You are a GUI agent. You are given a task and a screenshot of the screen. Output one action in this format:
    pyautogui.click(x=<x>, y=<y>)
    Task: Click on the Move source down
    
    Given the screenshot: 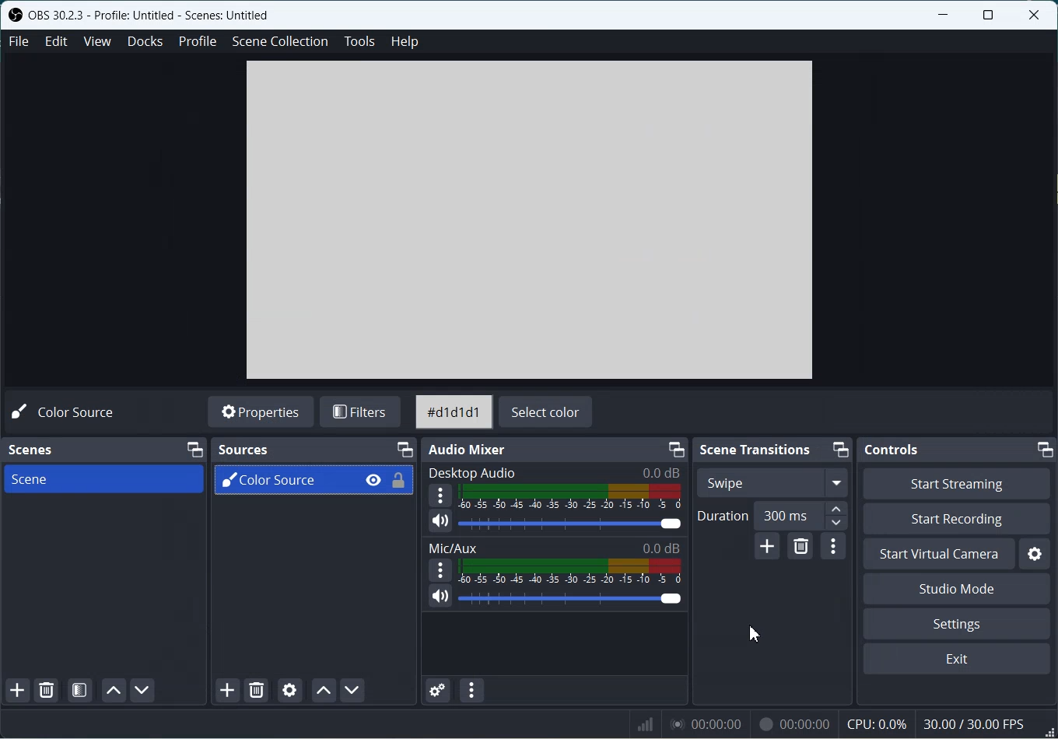 What is the action you would take?
    pyautogui.click(x=352, y=690)
    